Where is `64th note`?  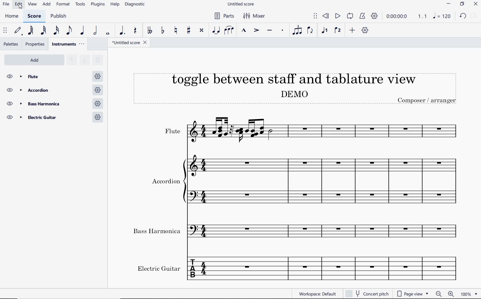 64th note is located at coordinates (30, 31).